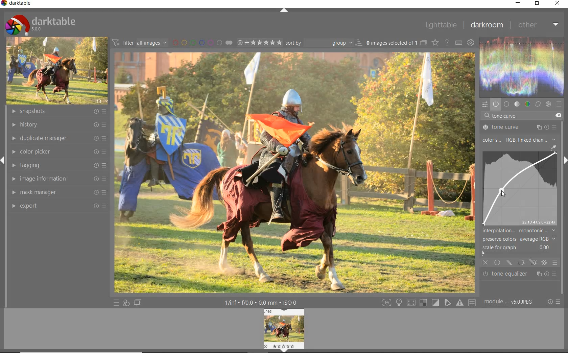 This screenshot has height=353, width=568. What do you see at coordinates (458, 43) in the screenshot?
I see `define keyboard shortcuts` at bounding box center [458, 43].